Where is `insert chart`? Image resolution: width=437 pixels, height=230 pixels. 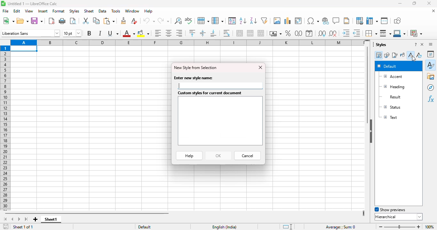
insert chart is located at coordinates (288, 21).